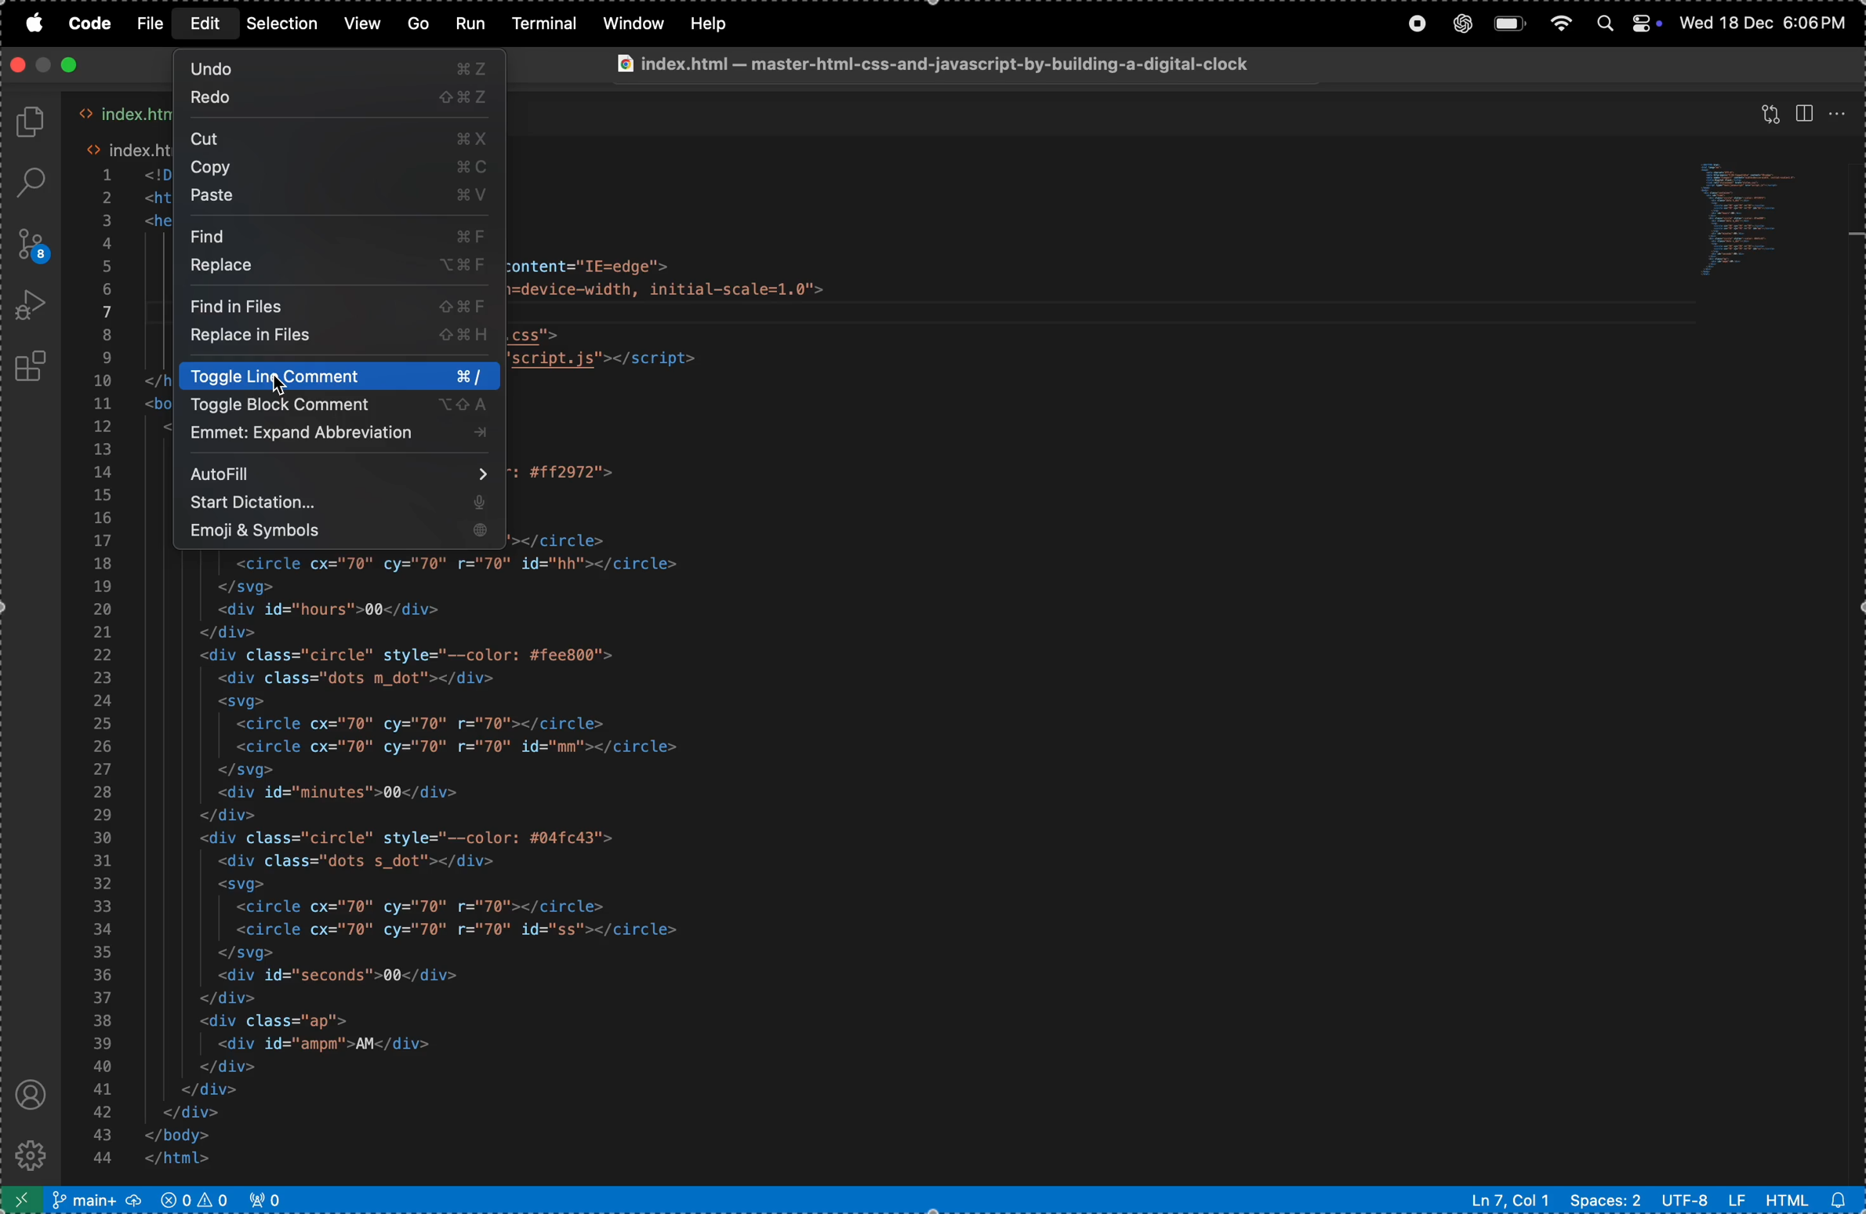 The width and height of the screenshot is (1866, 1214). What do you see at coordinates (272, 1199) in the screenshot?
I see `view port ` at bounding box center [272, 1199].